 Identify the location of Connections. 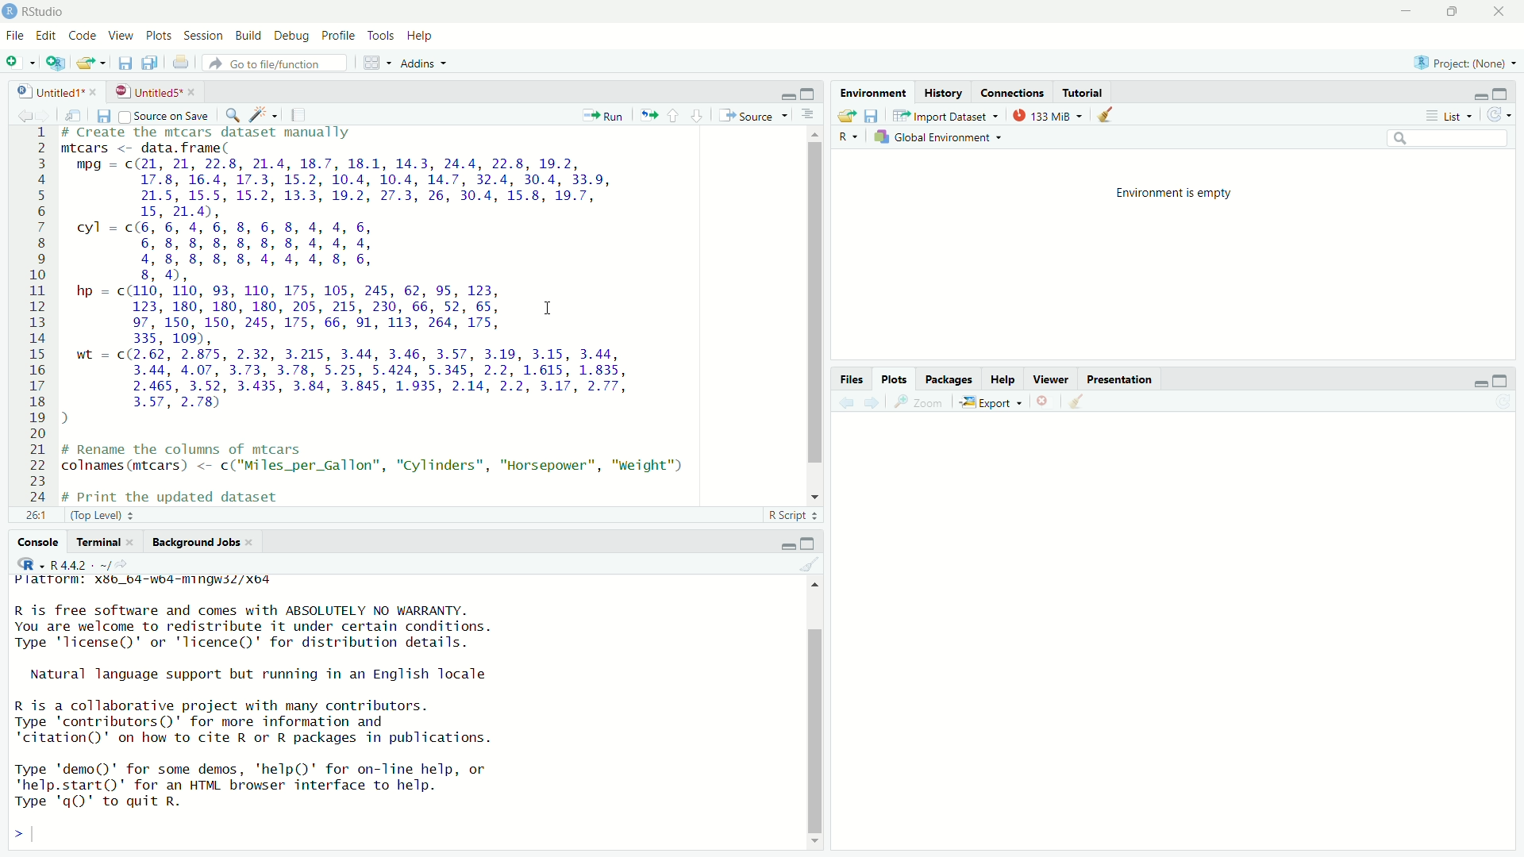
(1012, 93).